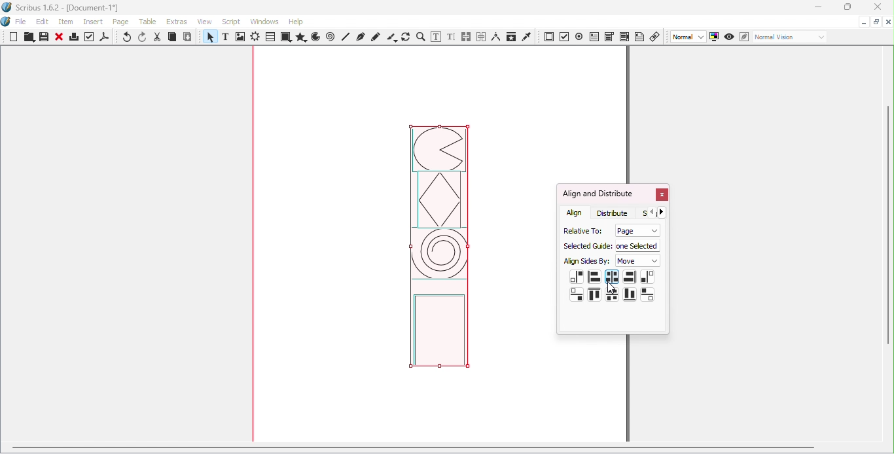 Image resolution: width=894 pixels, height=454 pixels. Describe the element at coordinates (172, 38) in the screenshot. I see `Copy` at that location.